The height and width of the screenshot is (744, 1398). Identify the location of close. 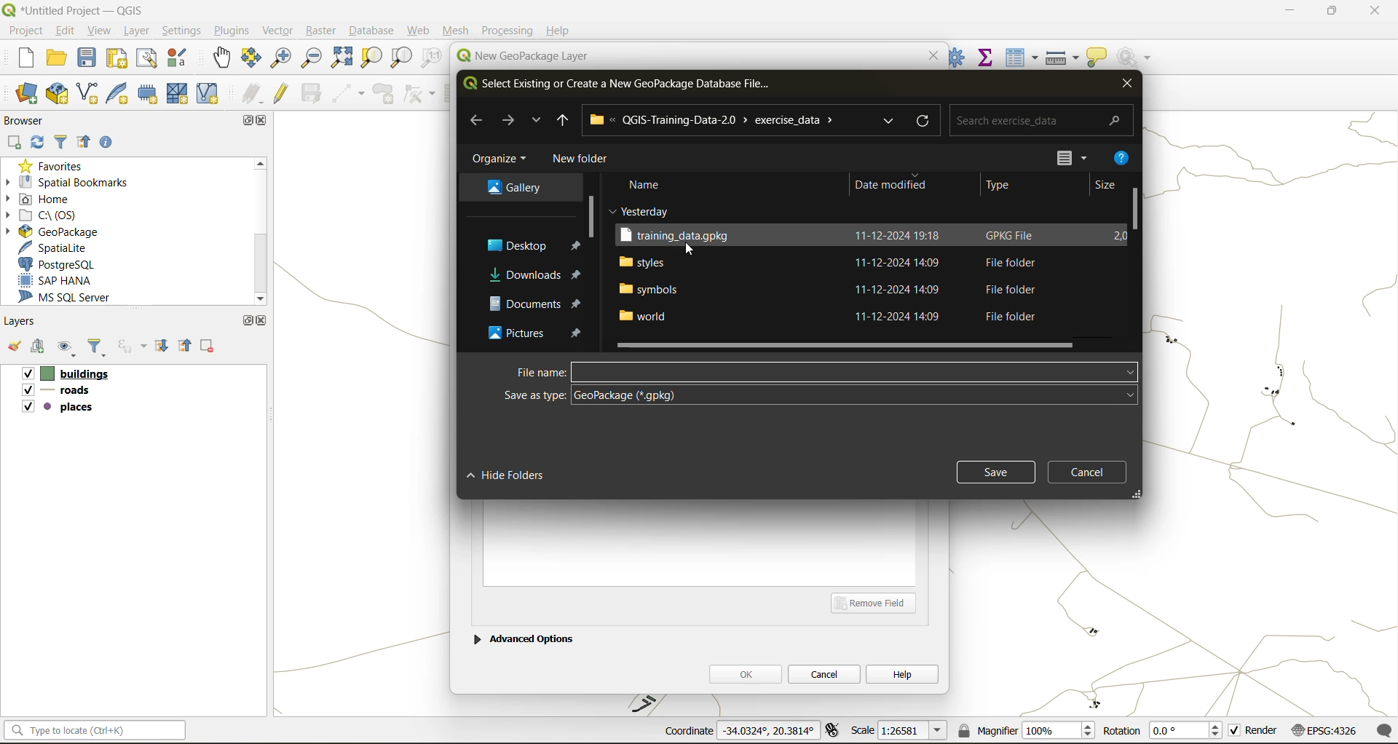
(264, 122).